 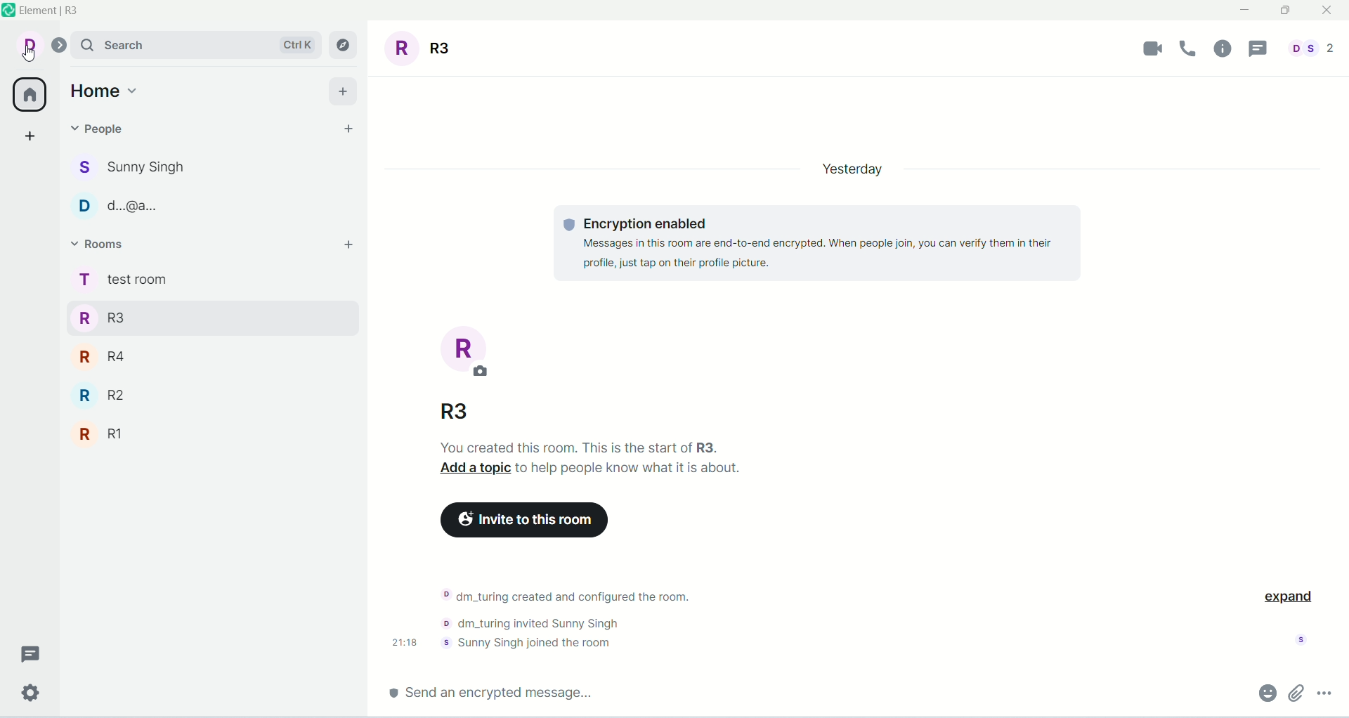 I want to click on time, so click(x=406, y=641).